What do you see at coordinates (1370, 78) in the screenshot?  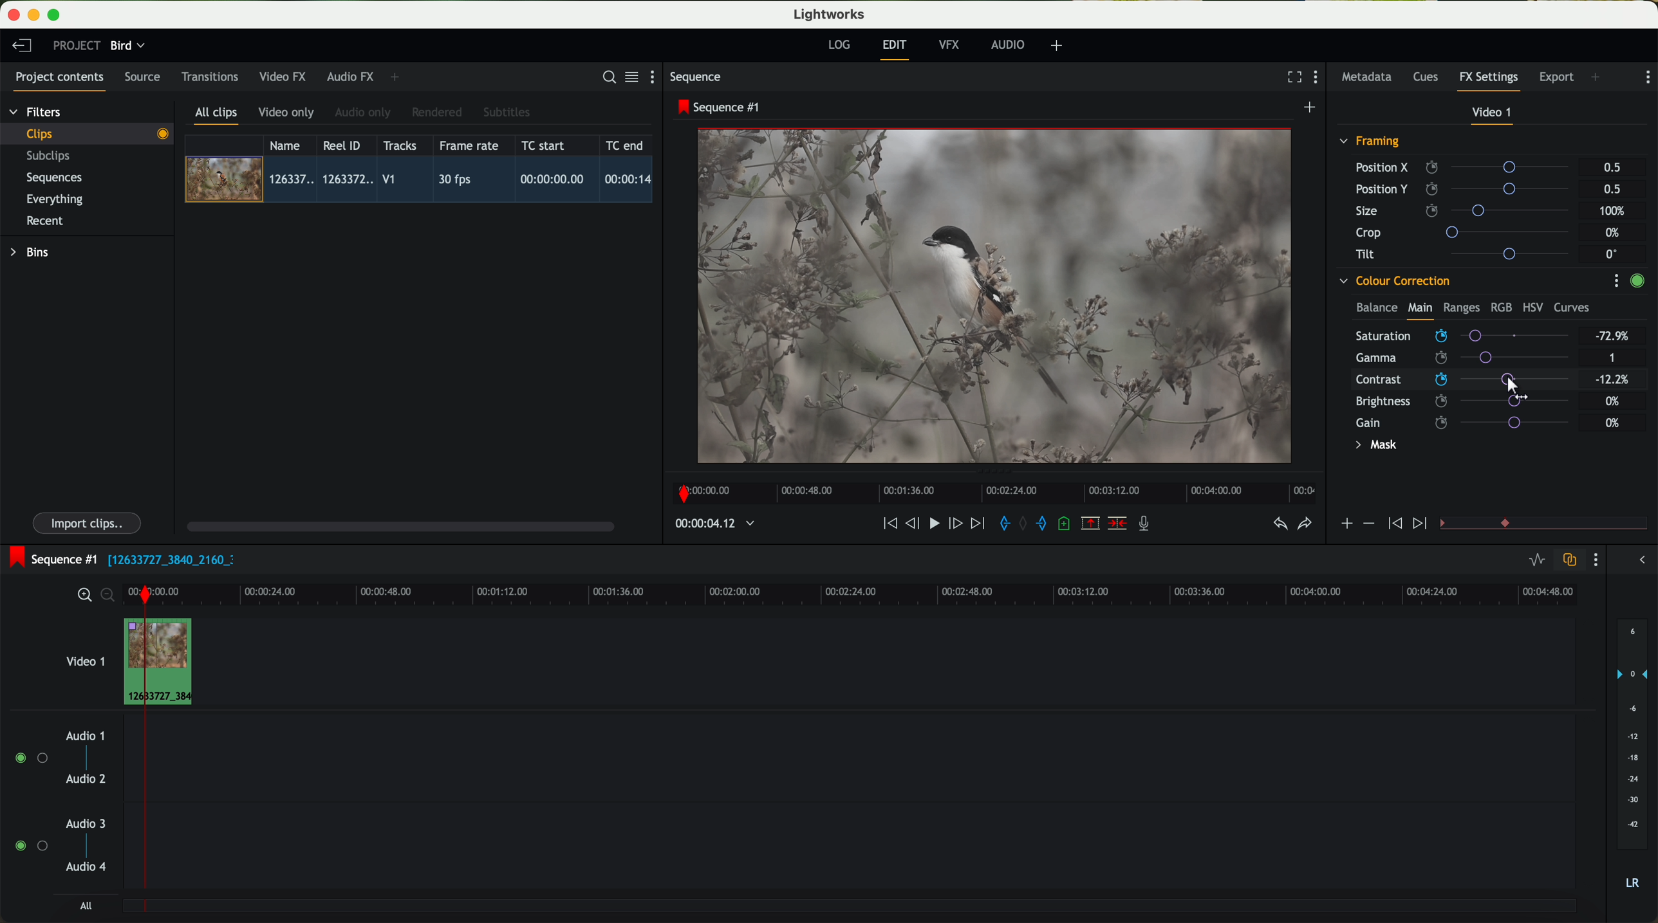 I see `metadata` at bounding box center [1370, 78].